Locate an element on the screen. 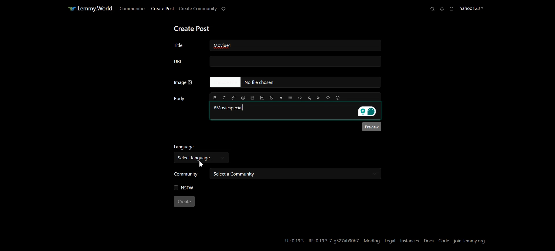 This screenshot has height=251, width=555. Strikethrough is located at coordinates (272, 98).